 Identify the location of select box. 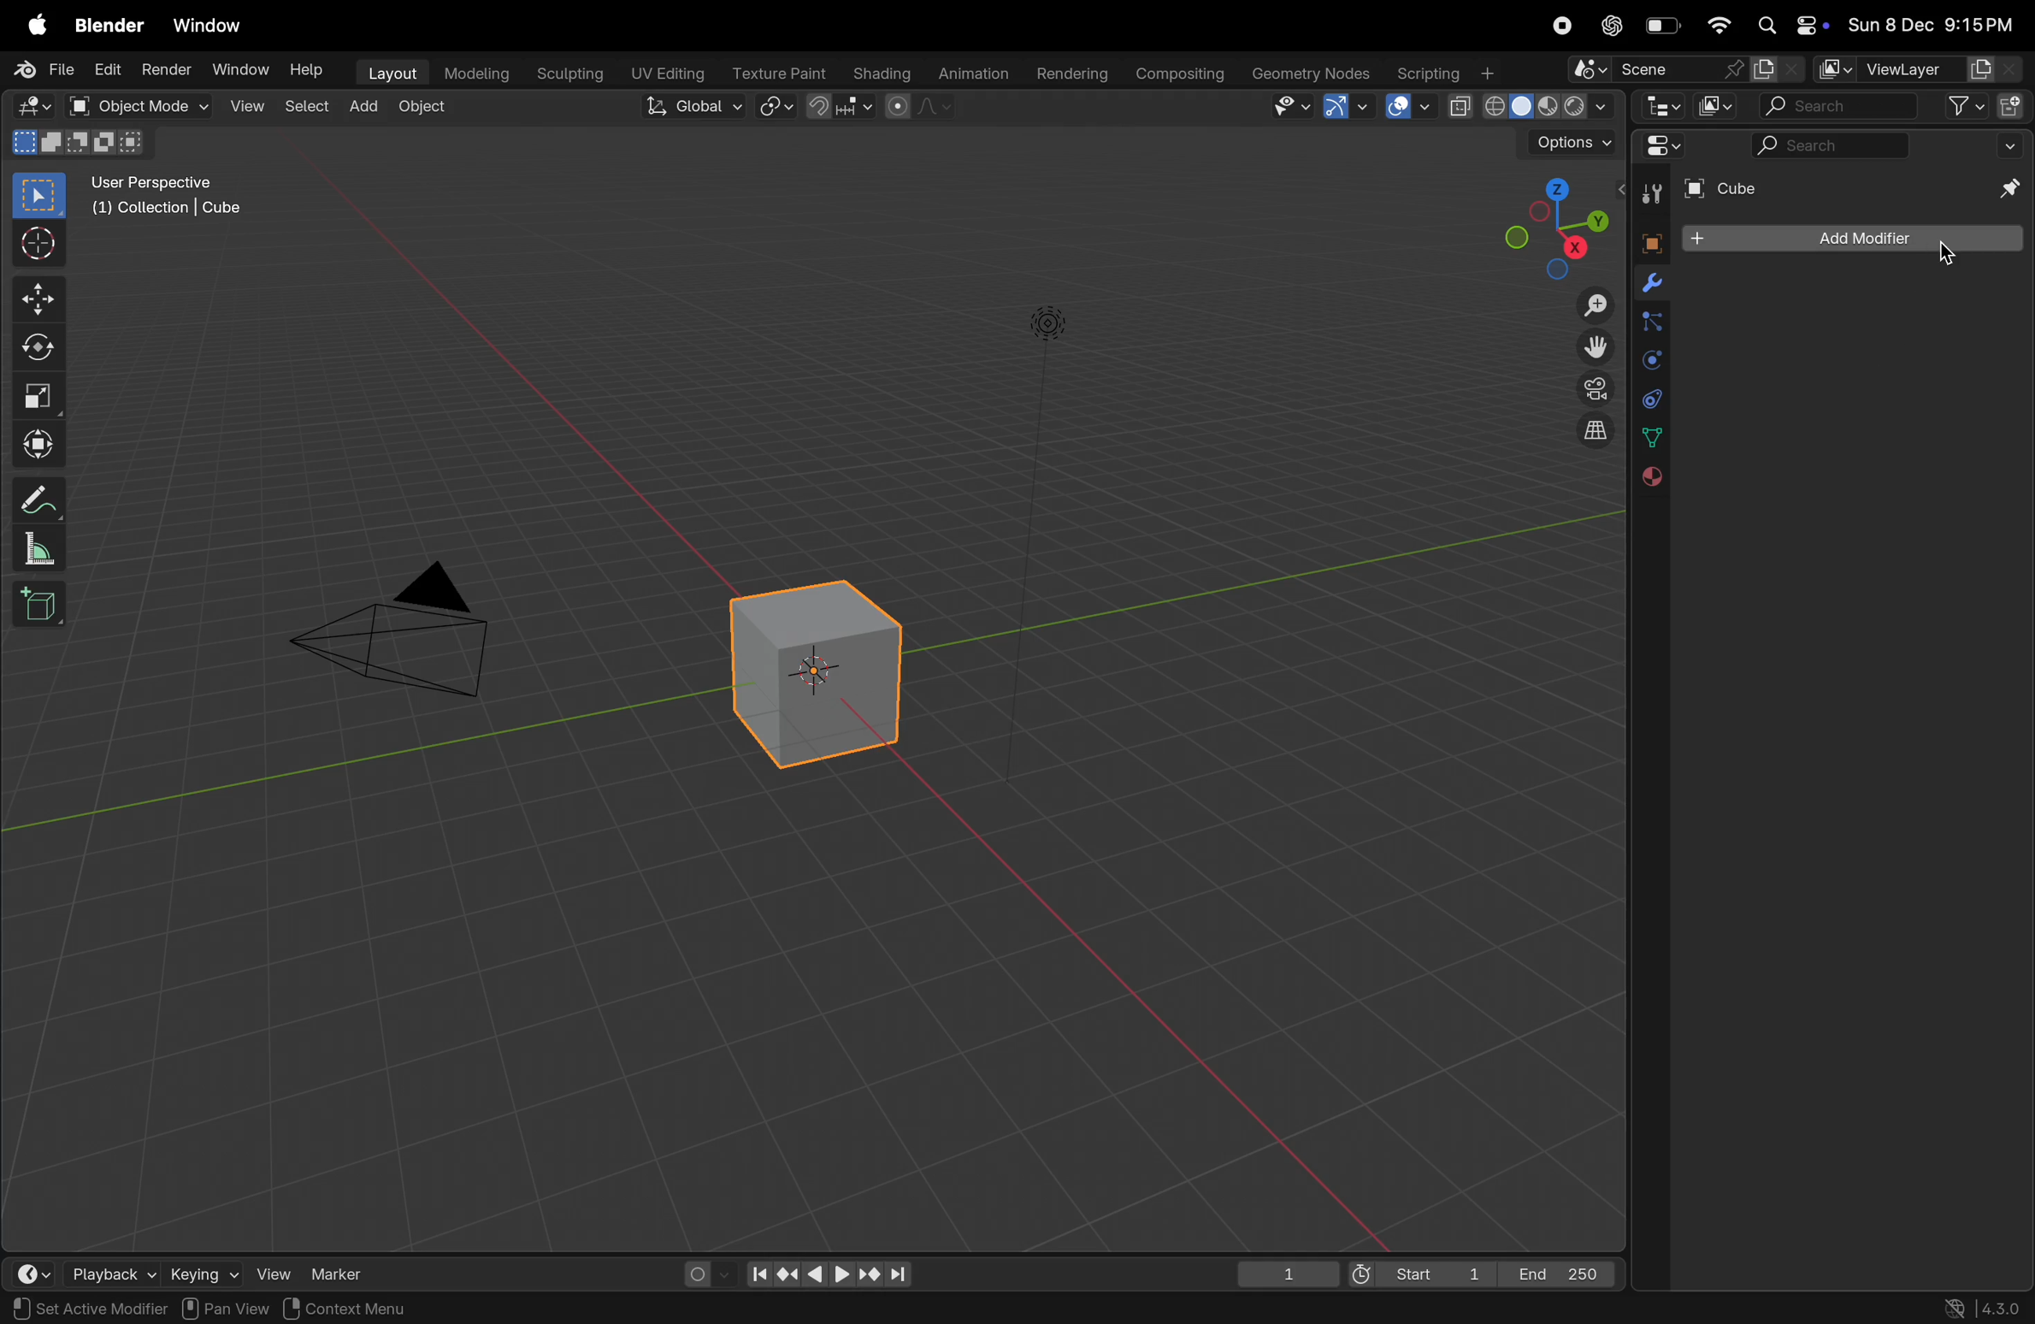
(40, 195).